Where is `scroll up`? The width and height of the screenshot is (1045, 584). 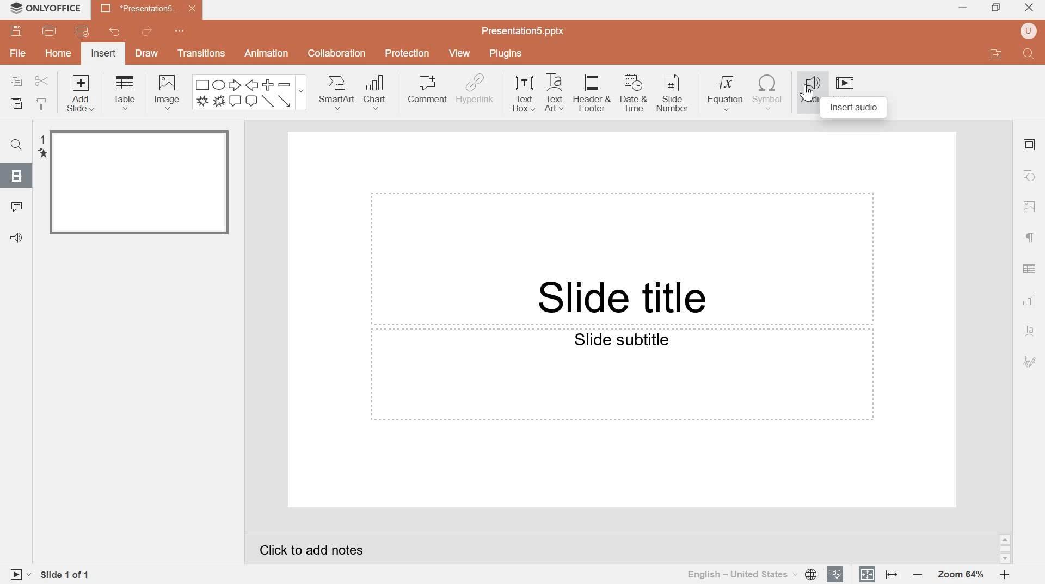 scroll up is located at coordinates (1005, 539).